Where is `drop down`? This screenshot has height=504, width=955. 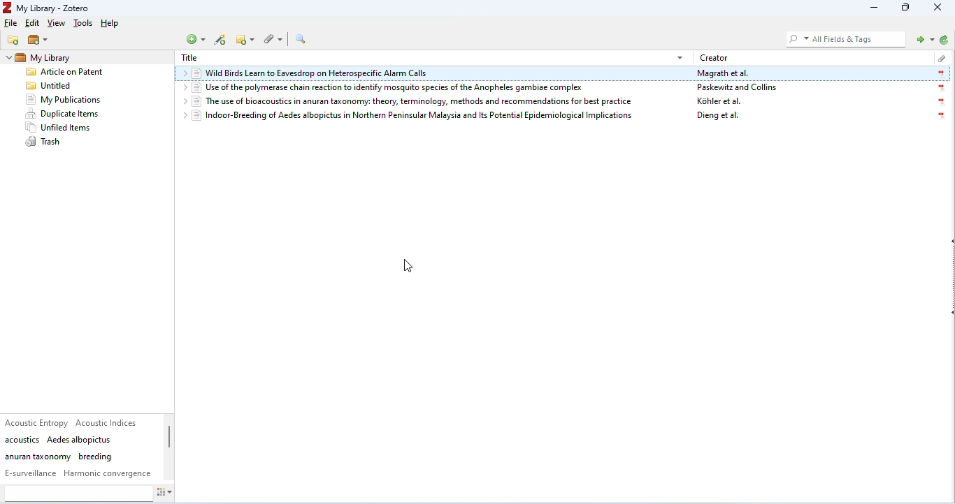 drop down is located at coordinates (183, 100).